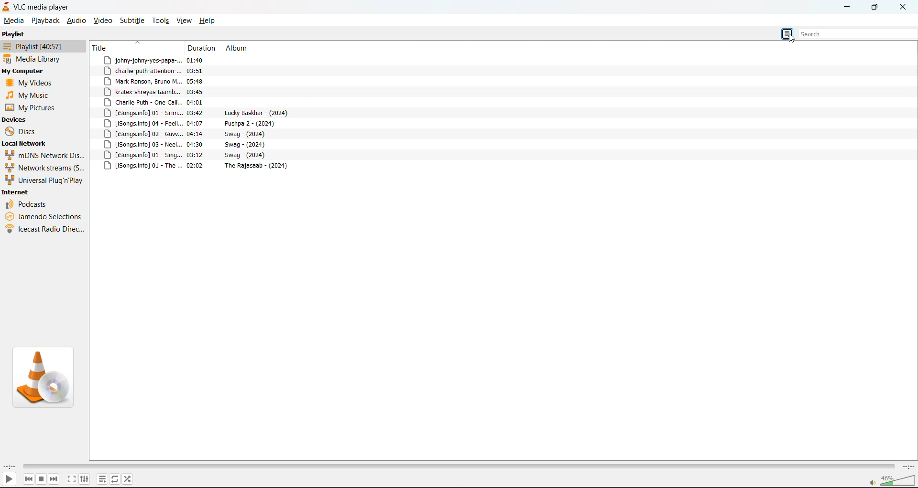 The image size is (918, 488). I want to click on playlist, so click(103, 478).